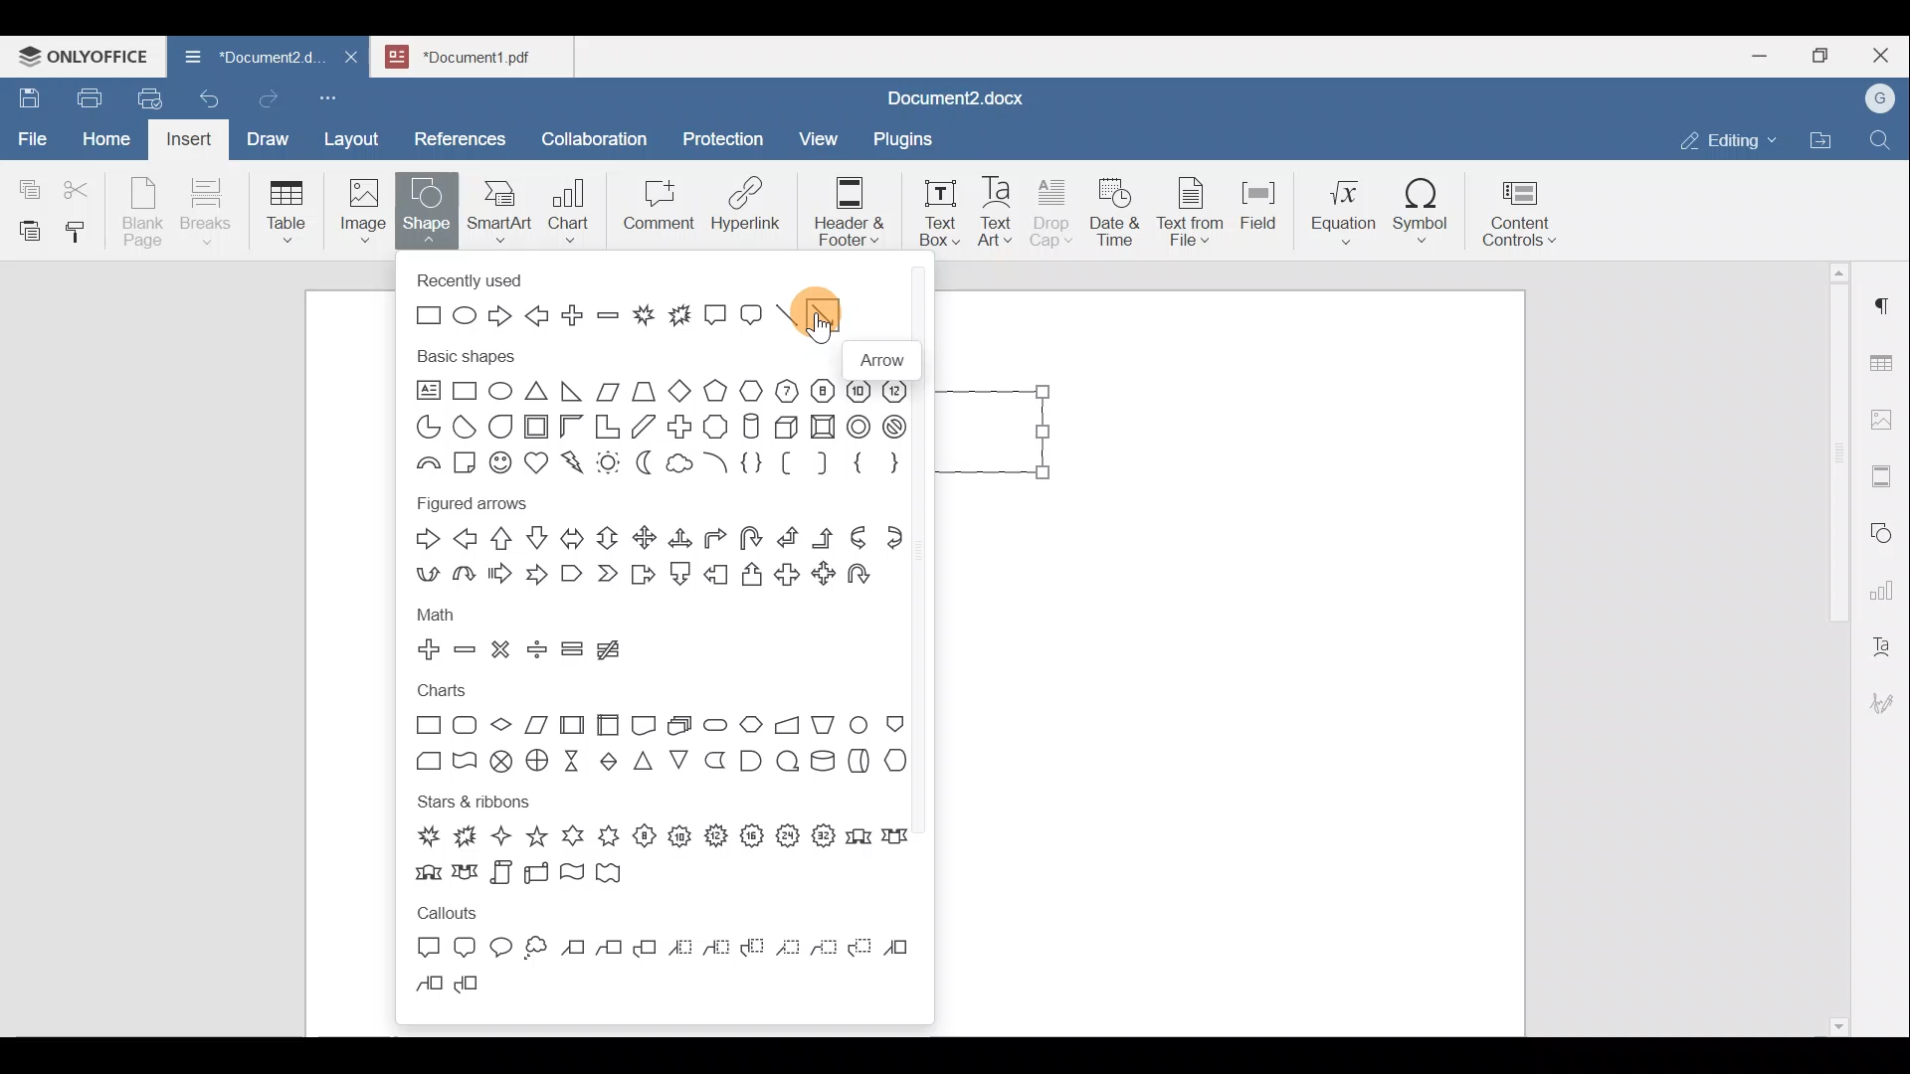 The image size is (1910, 1074). I want to click on Print file, so click(86, 94).